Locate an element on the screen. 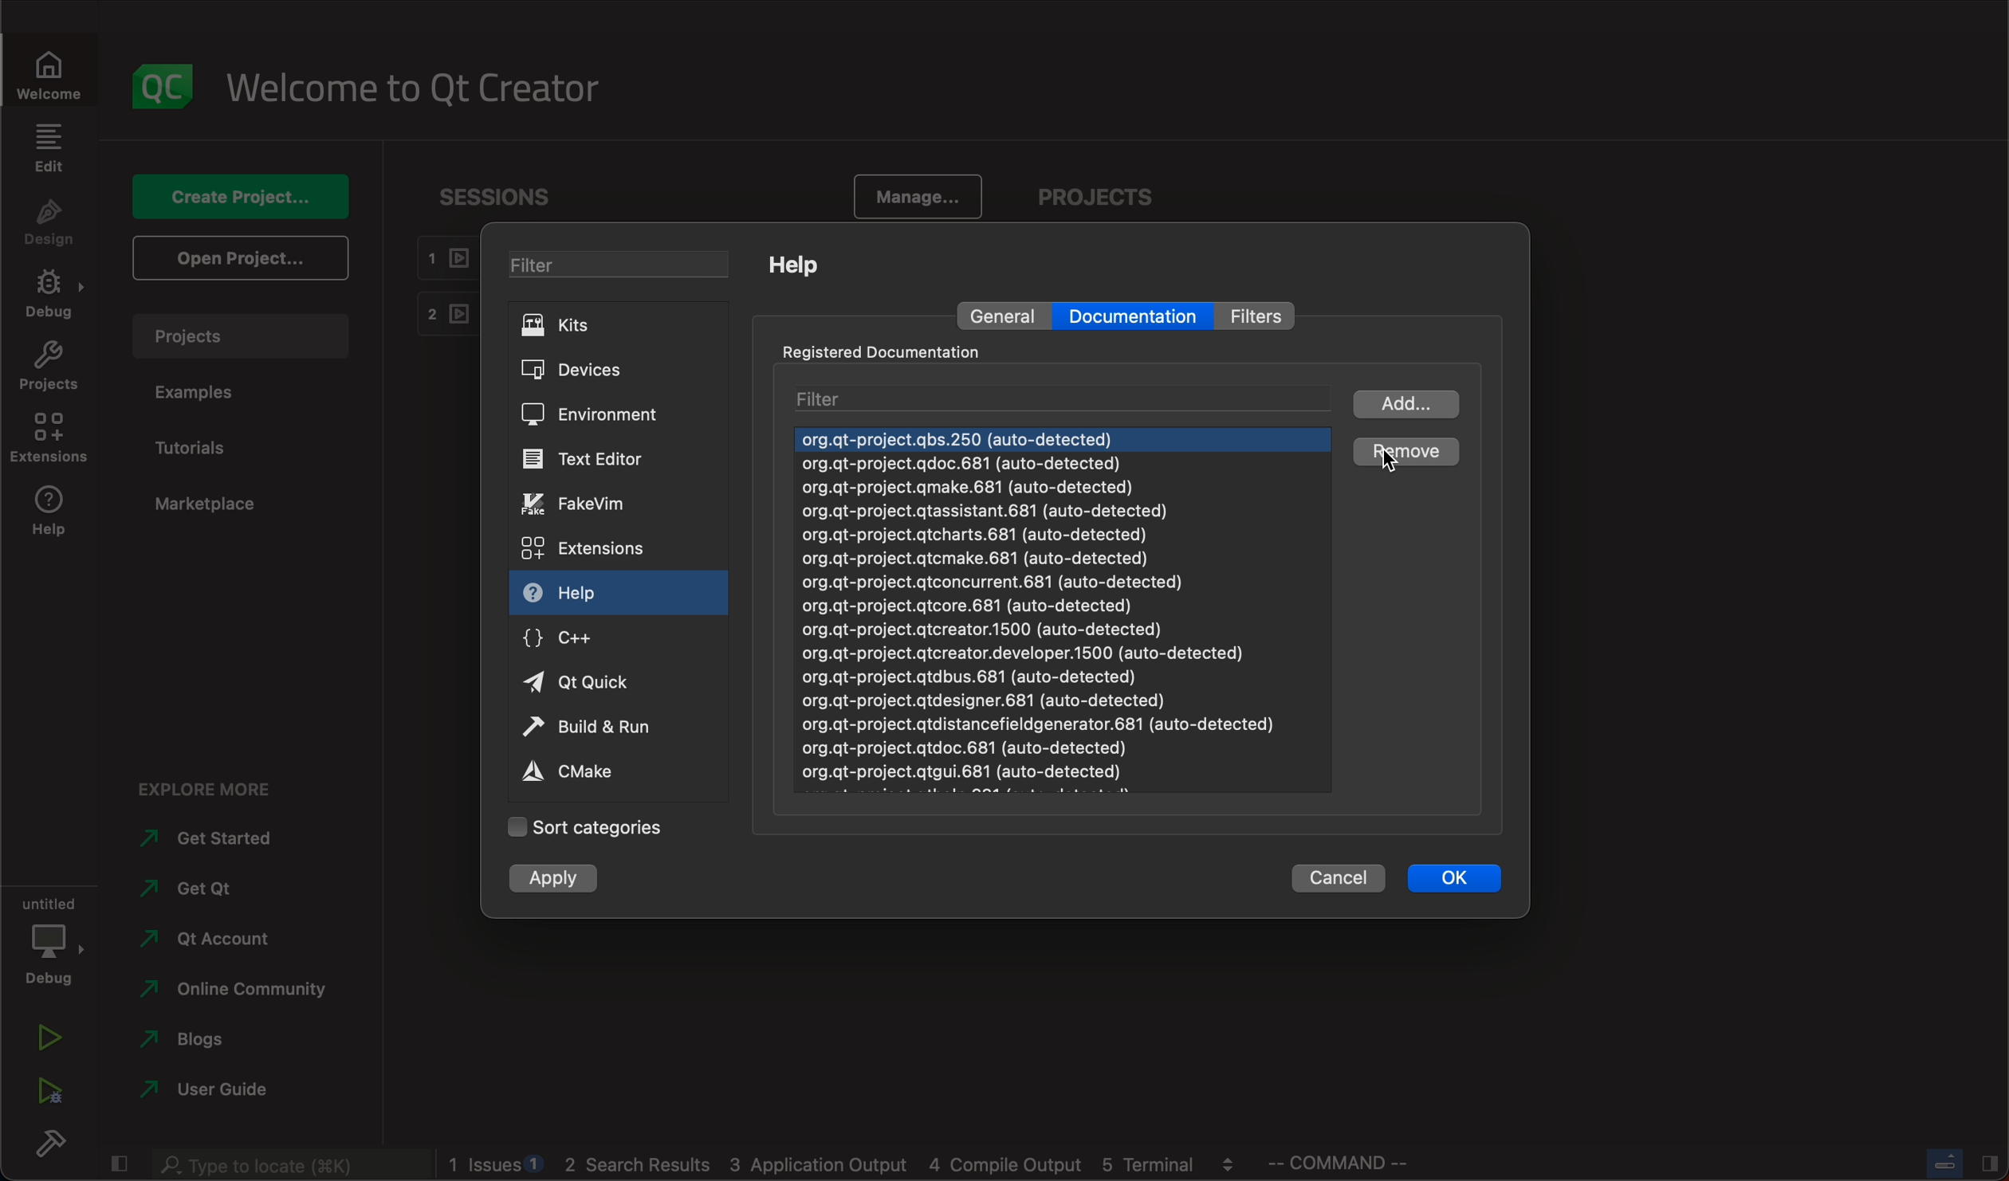 The height and width of the screenshot is (1181, 2009). selected document is located at coordinates (1061, 441).